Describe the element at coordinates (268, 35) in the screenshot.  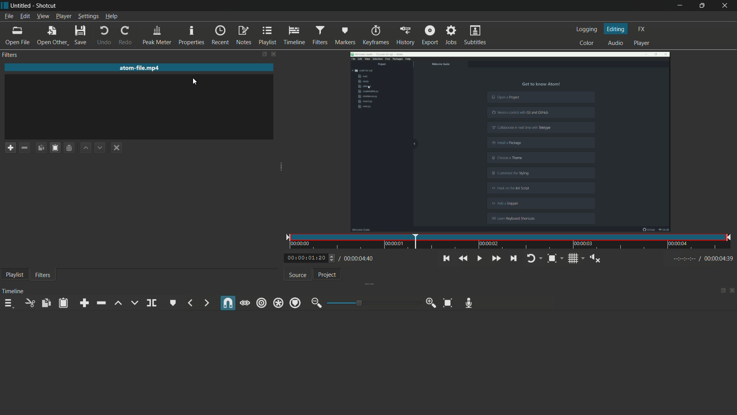
I see `playlist` at that location.